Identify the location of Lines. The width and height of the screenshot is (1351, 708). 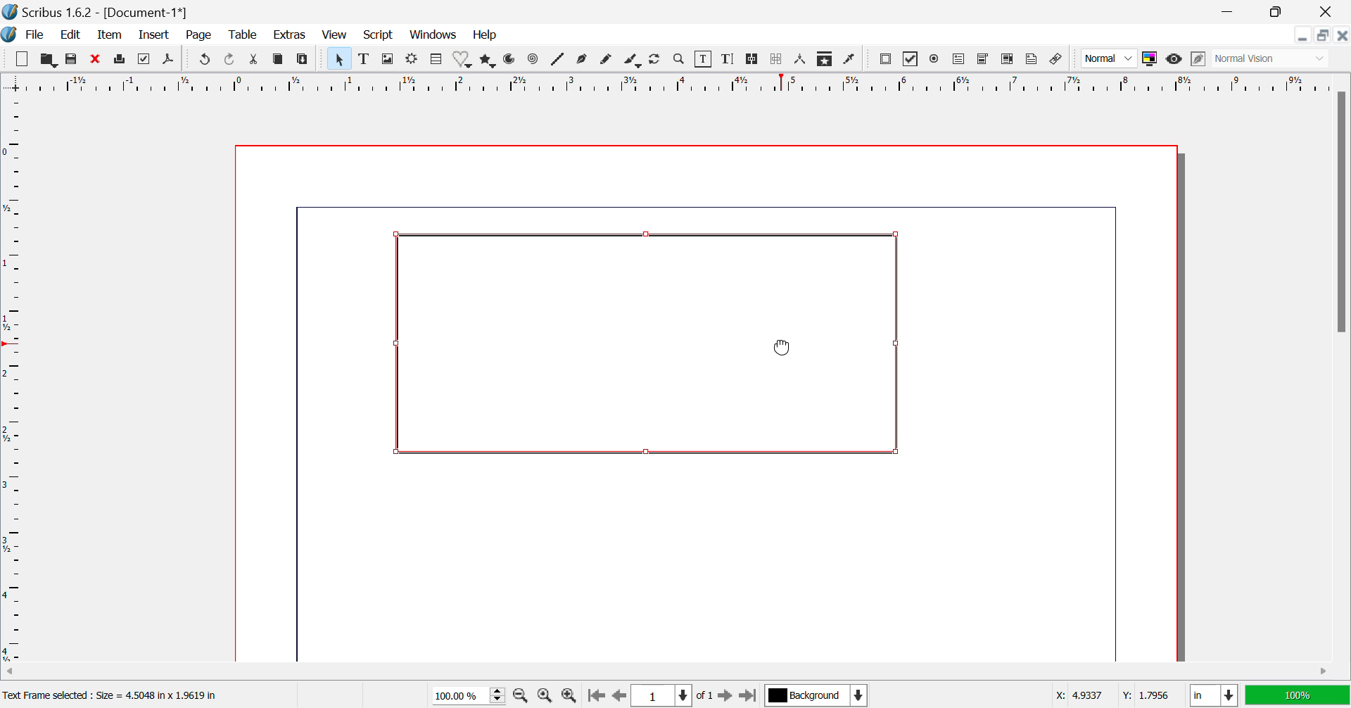
(558, 61).